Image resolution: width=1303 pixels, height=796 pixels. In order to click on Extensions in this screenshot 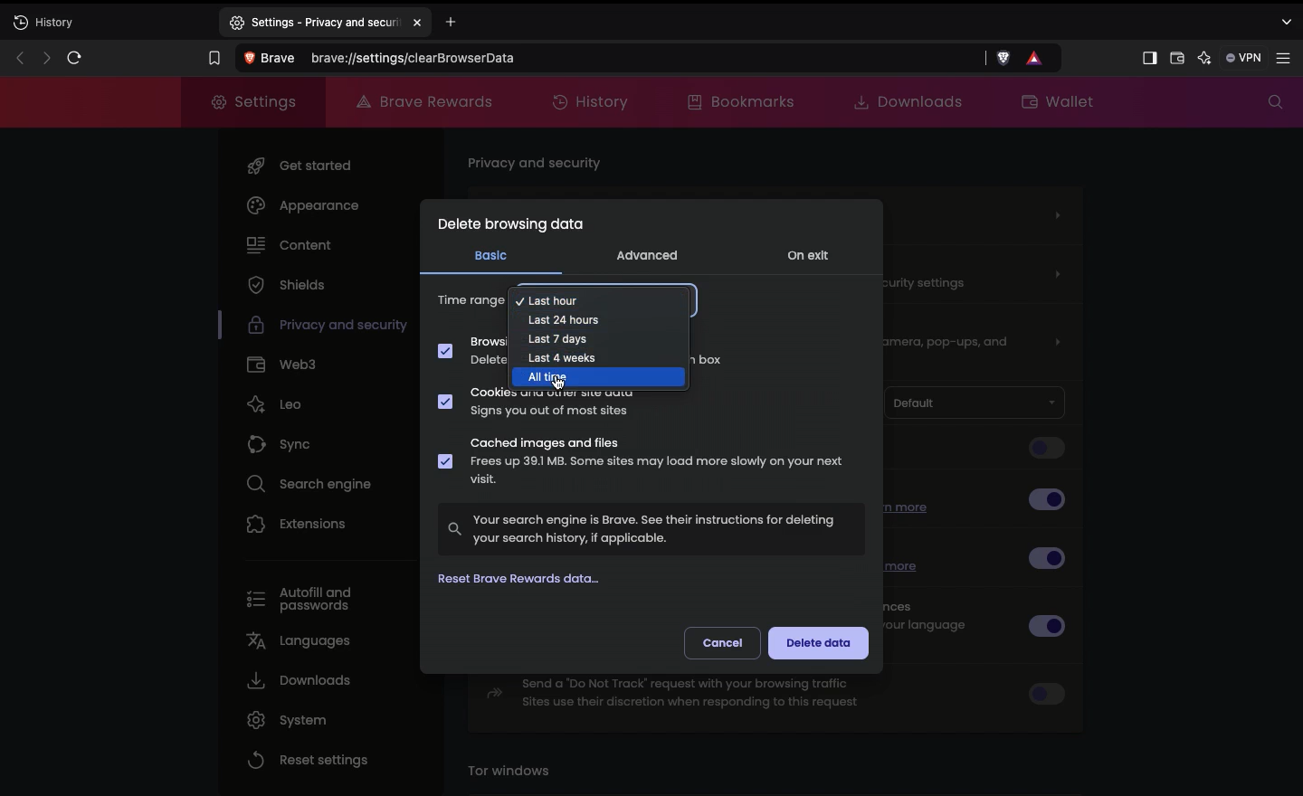, I will do `click(297, 526)`.